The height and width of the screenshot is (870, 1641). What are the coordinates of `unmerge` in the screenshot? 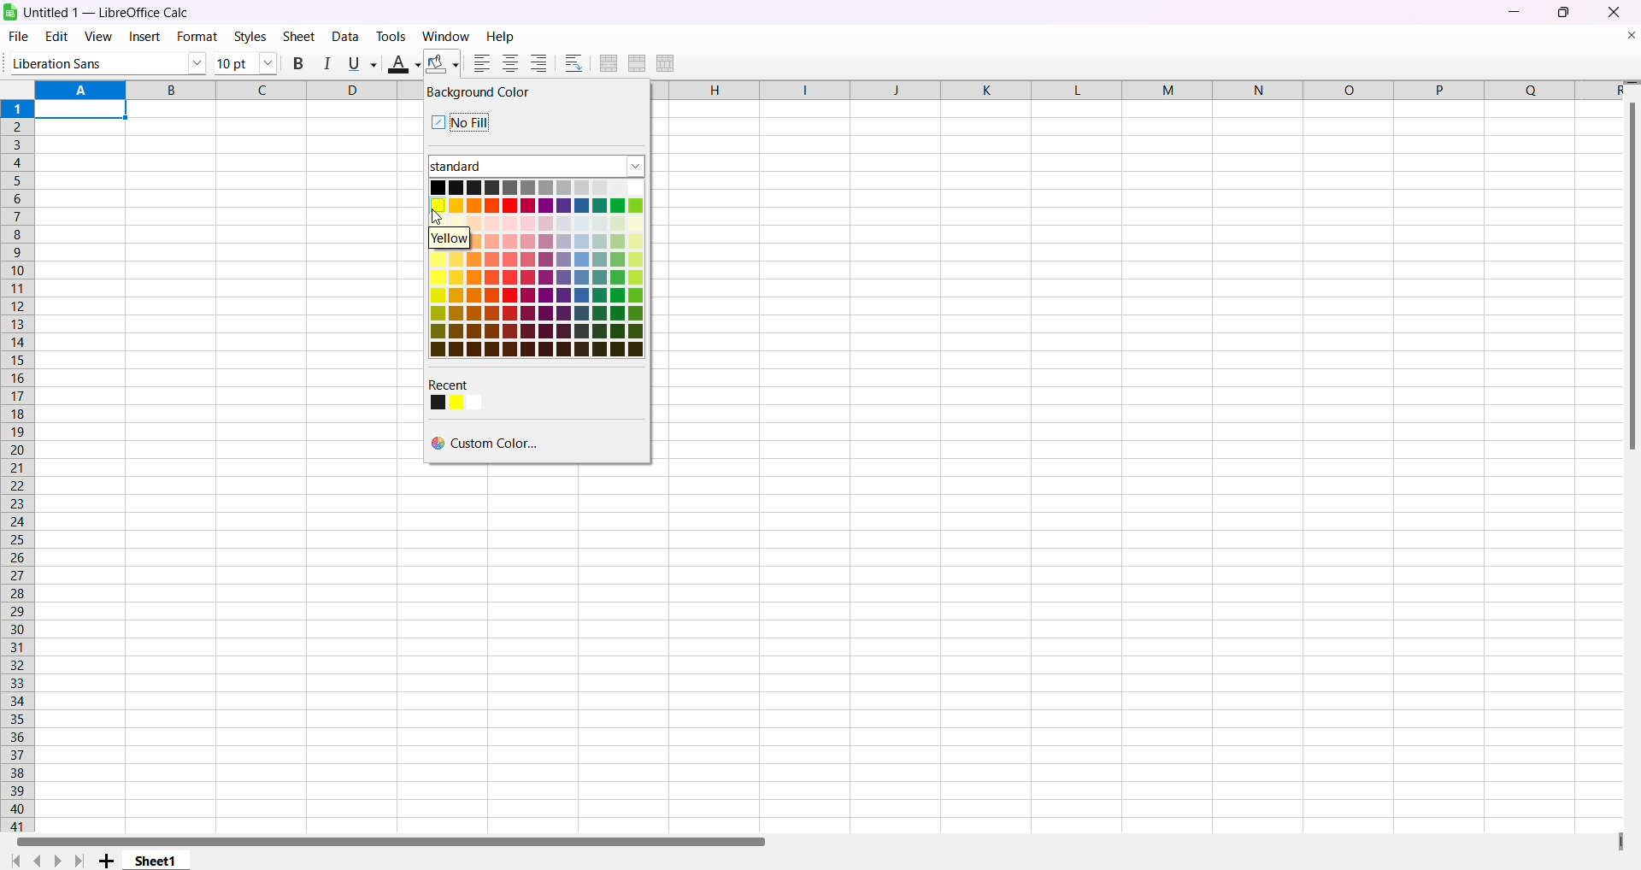 It's located at (666, 65).